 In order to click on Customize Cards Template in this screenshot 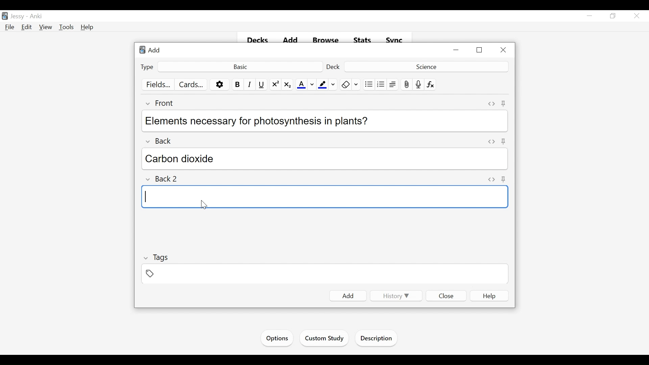, I will do `click(191, 84)`.